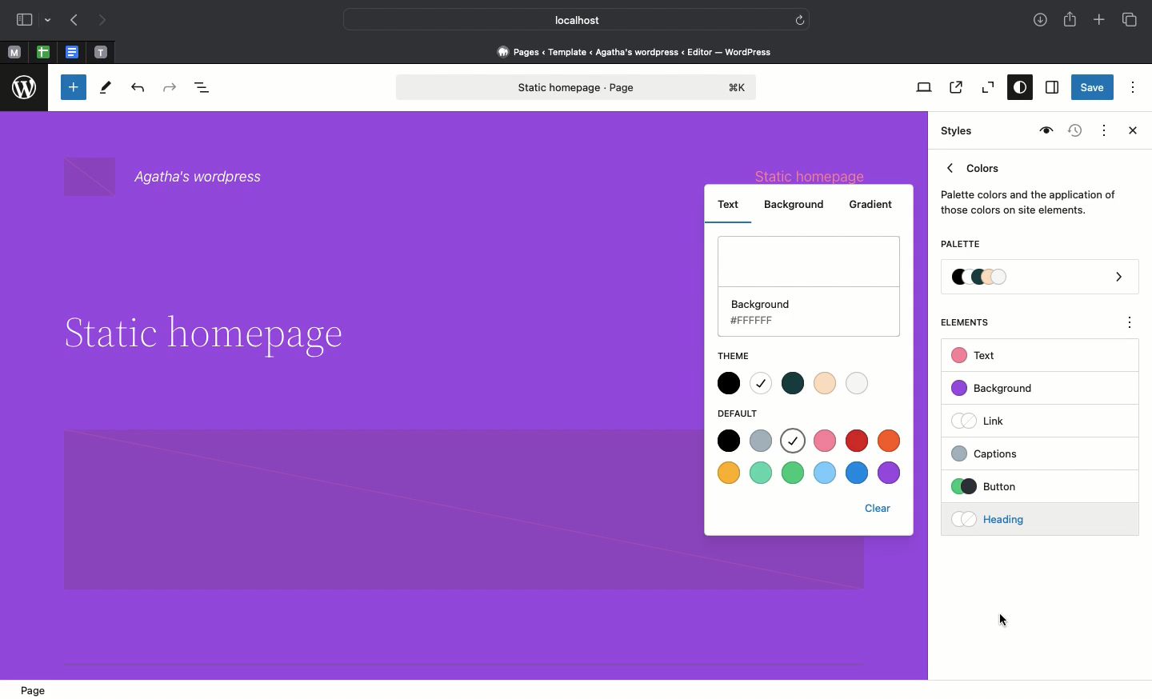 This screenshot has height=699, width=1152. Describe the element at coordinates (985, 420) in the screenshot. I see `Link` at that location.